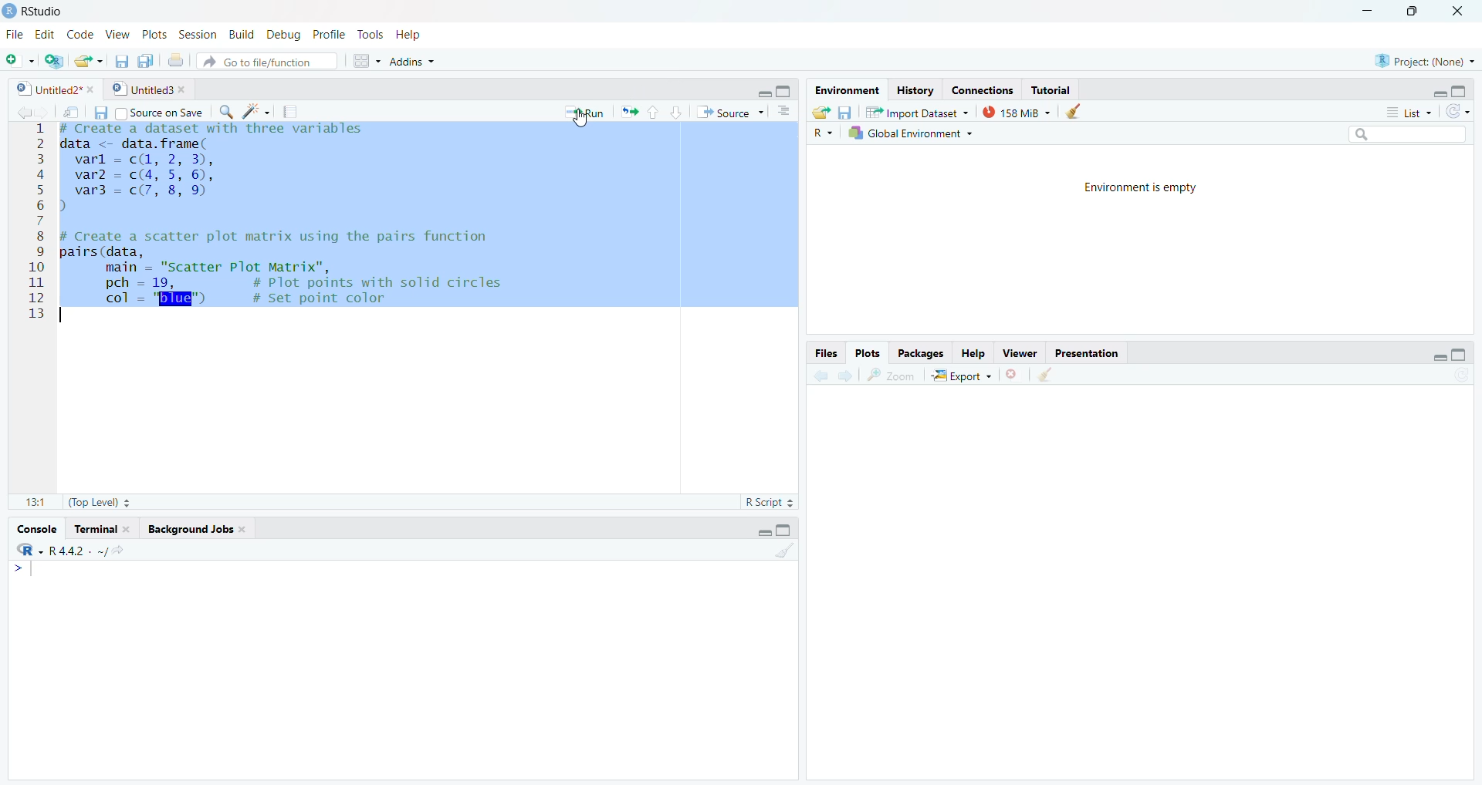 The width and height of the screenshot is (1482, 785). I want to click on © | Untitled2* *, so click(50, 87).